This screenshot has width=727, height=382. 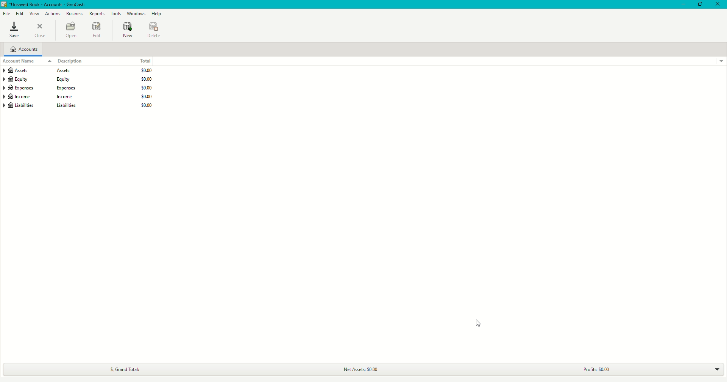 What do you see at coordinates (52, 13) in the screenshot?
I see `Actions` at bounding box center [52, 13].